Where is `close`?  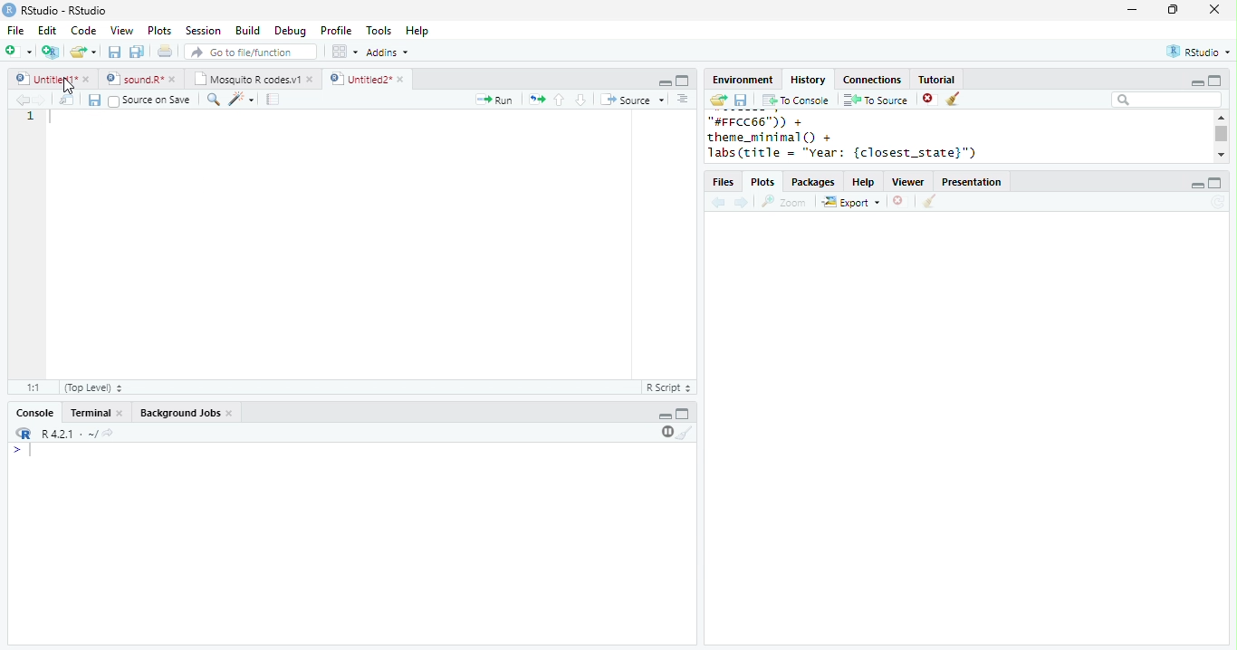 close is located at coordinates (312, 79).